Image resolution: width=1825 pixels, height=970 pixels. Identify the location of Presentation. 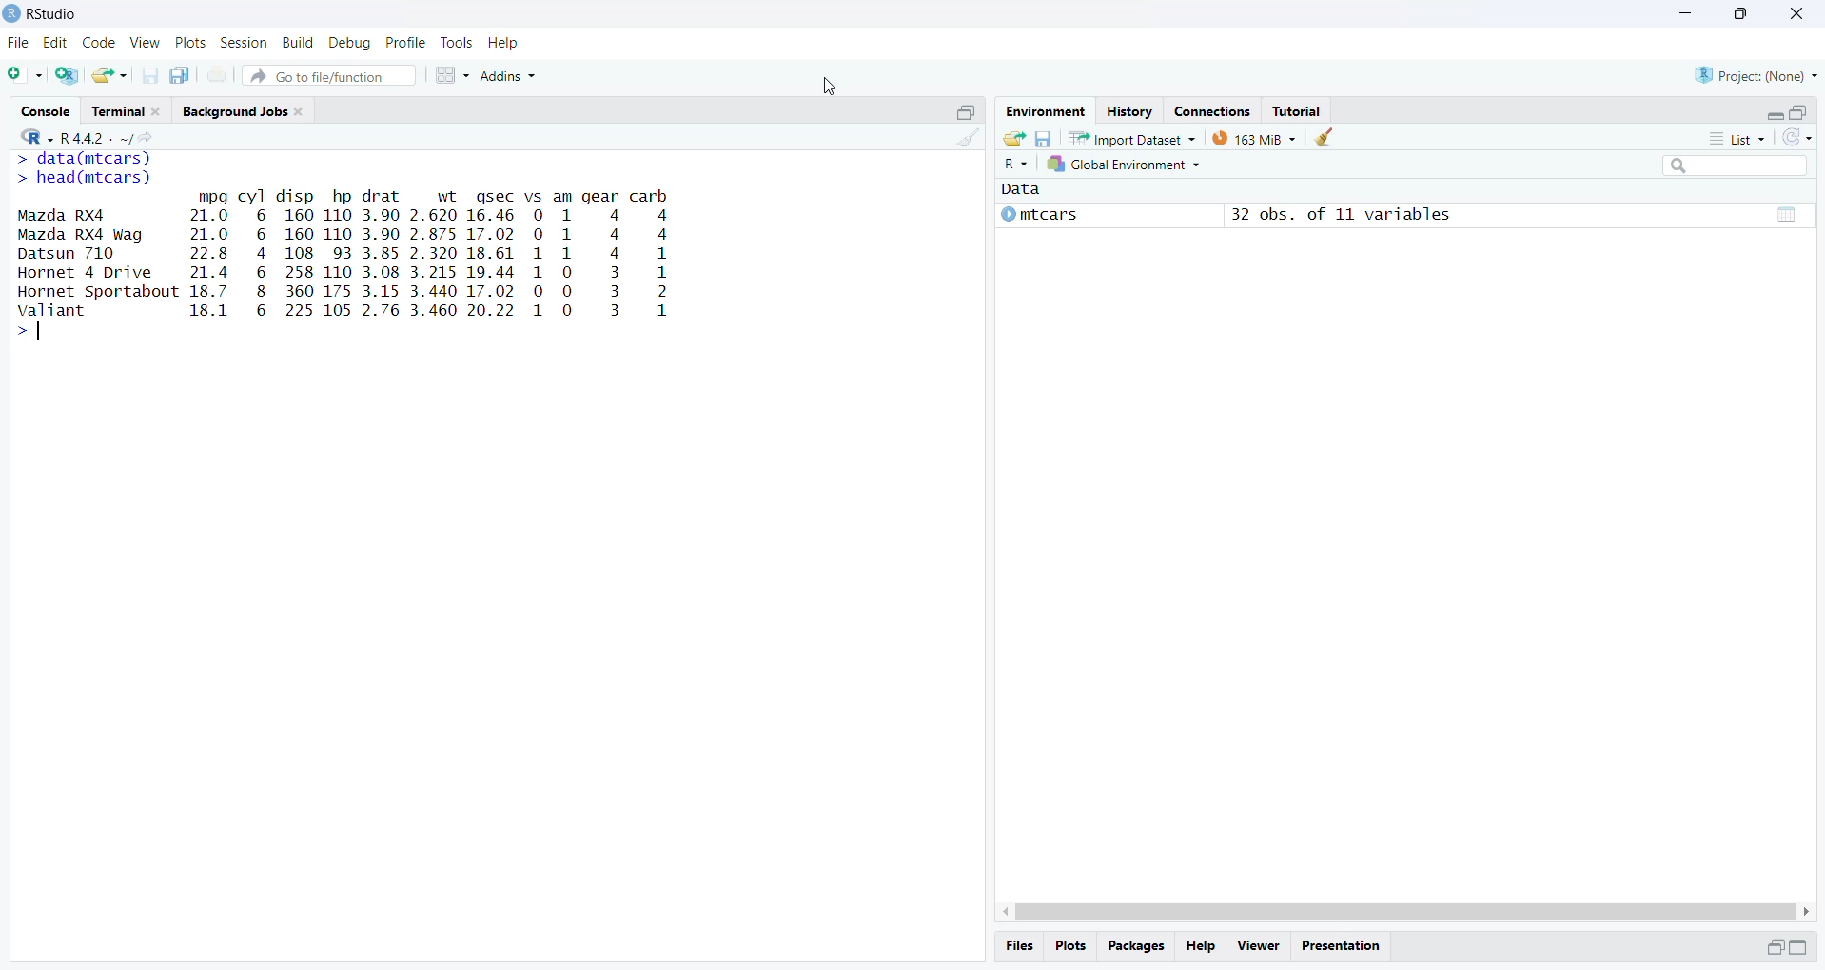
(1341, 947).